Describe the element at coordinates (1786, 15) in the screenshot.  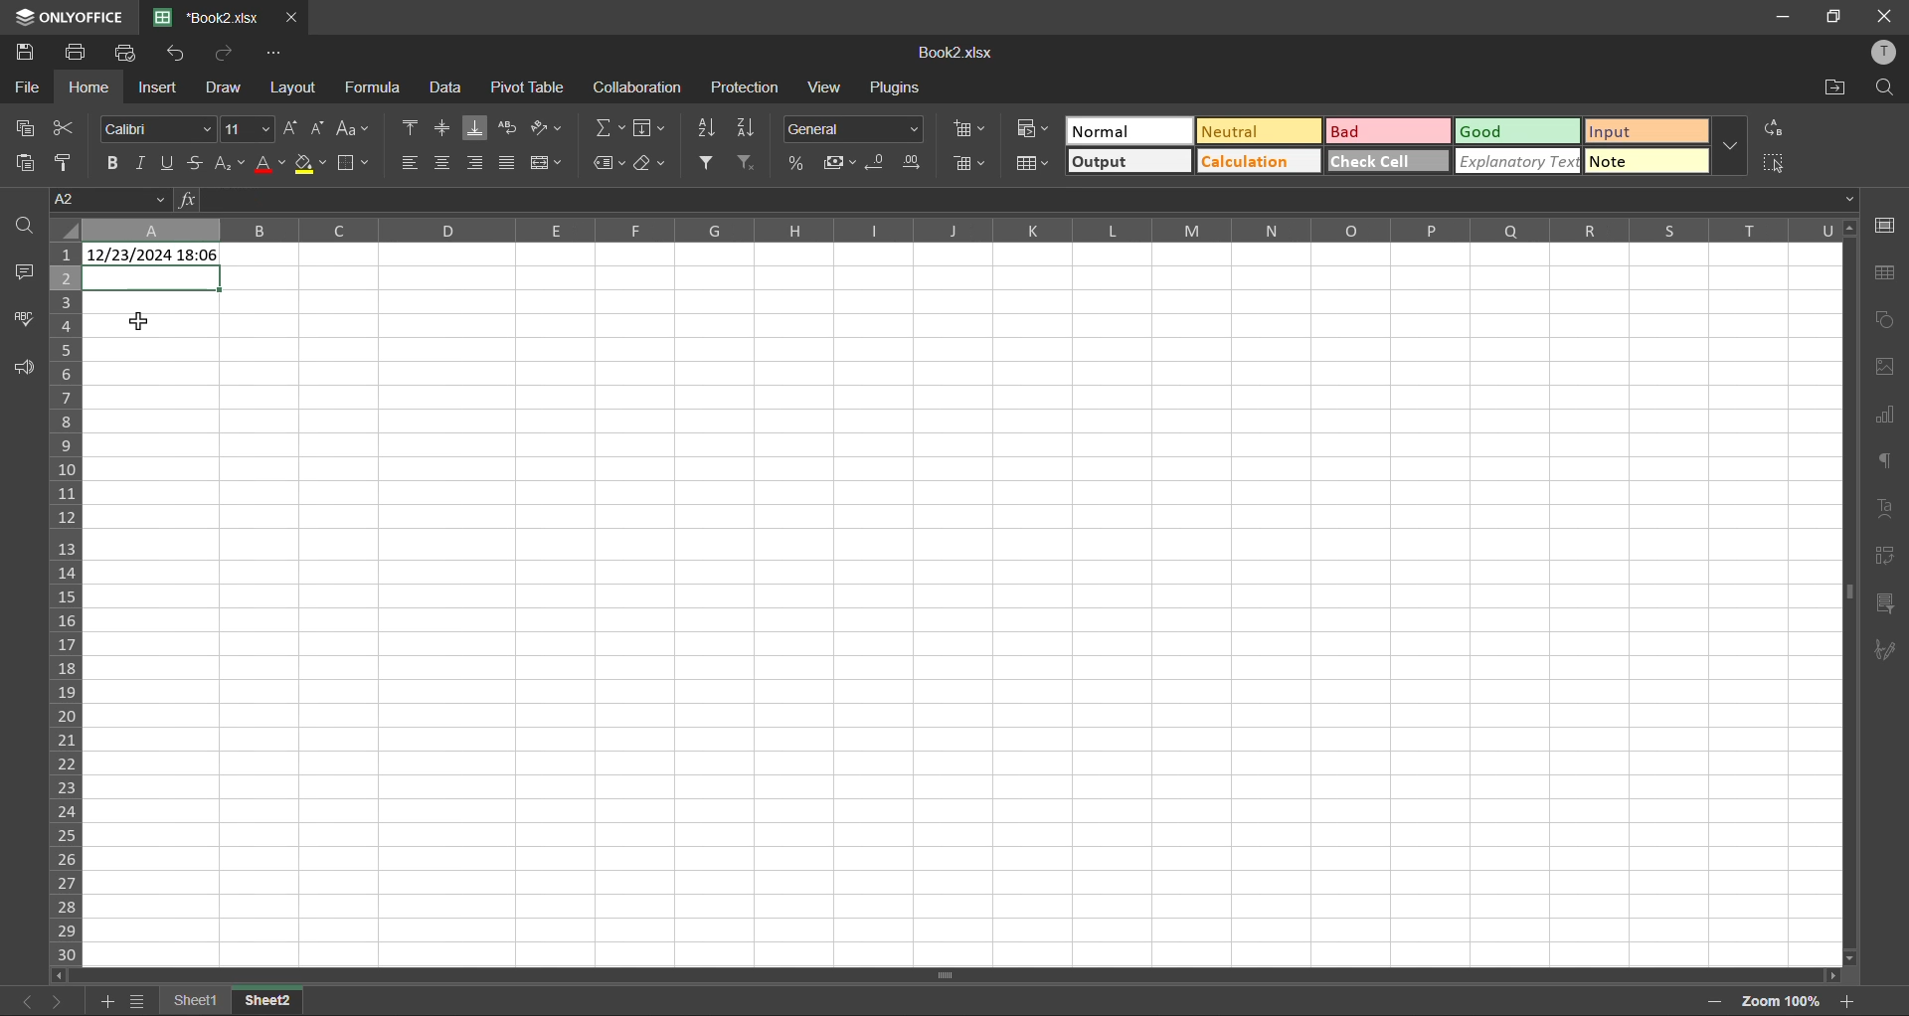
I see `minimize` at that location.